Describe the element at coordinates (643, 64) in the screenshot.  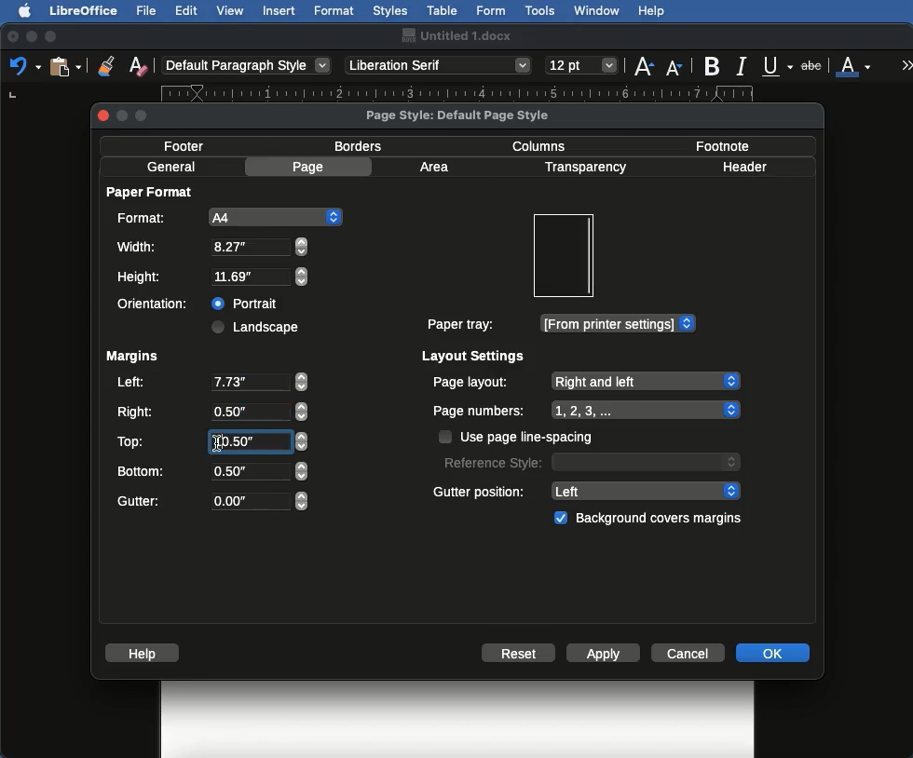
I see `Size increase` at that location.